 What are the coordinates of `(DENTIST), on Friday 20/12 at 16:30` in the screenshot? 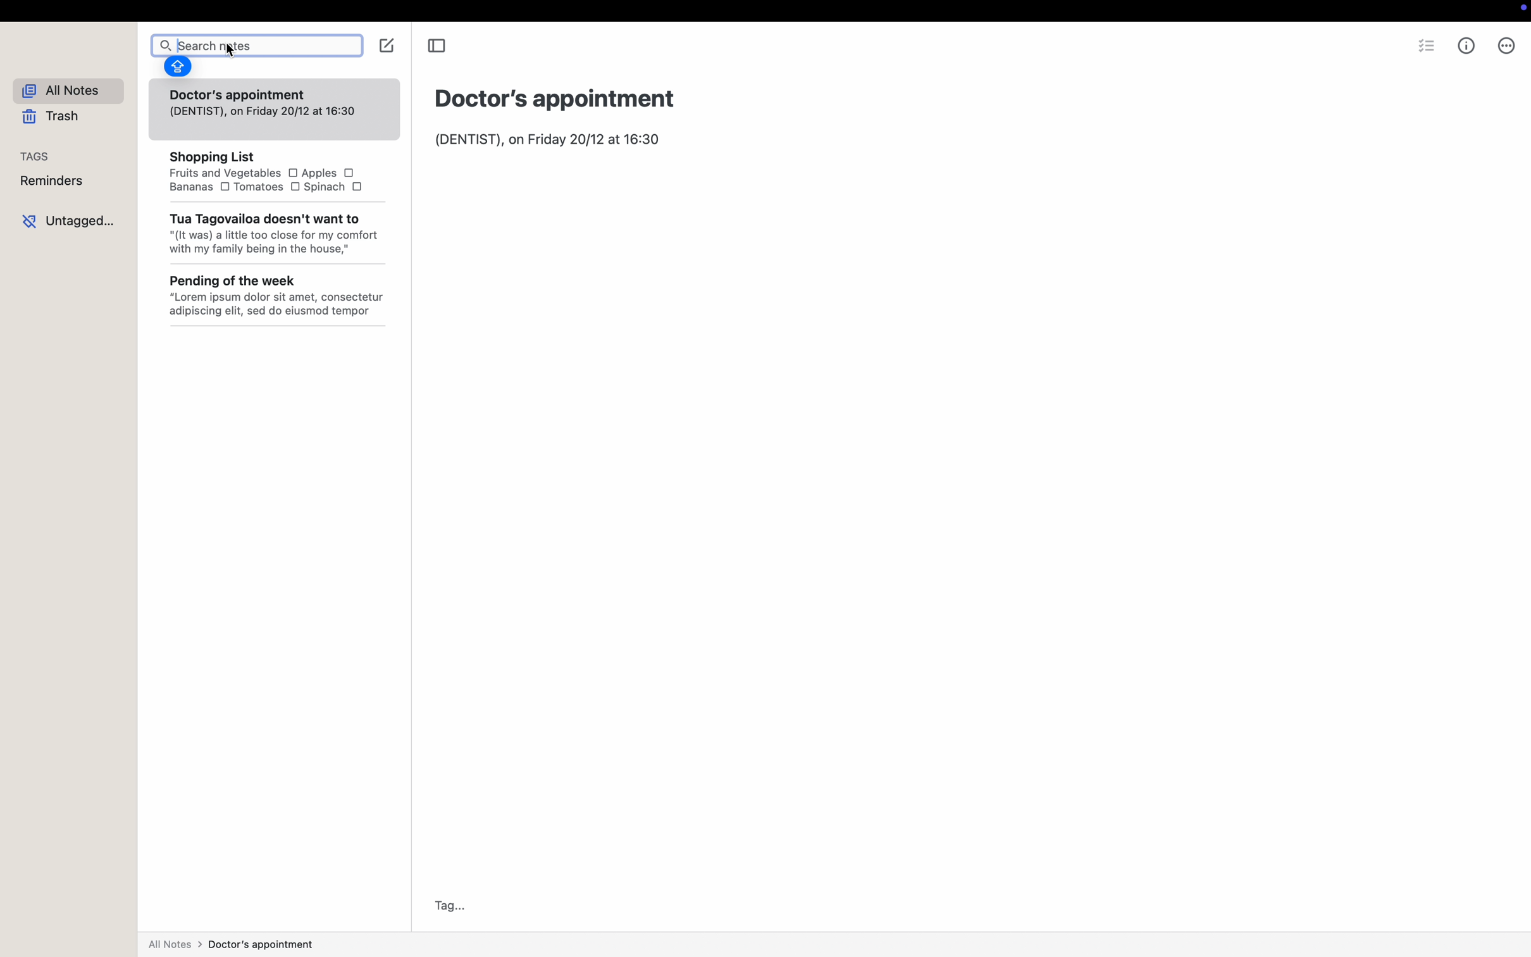 It's located at (549, 140).